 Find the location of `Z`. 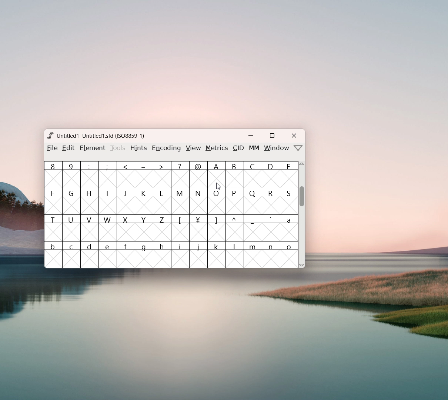

Z is located at coordinates (162, 228).